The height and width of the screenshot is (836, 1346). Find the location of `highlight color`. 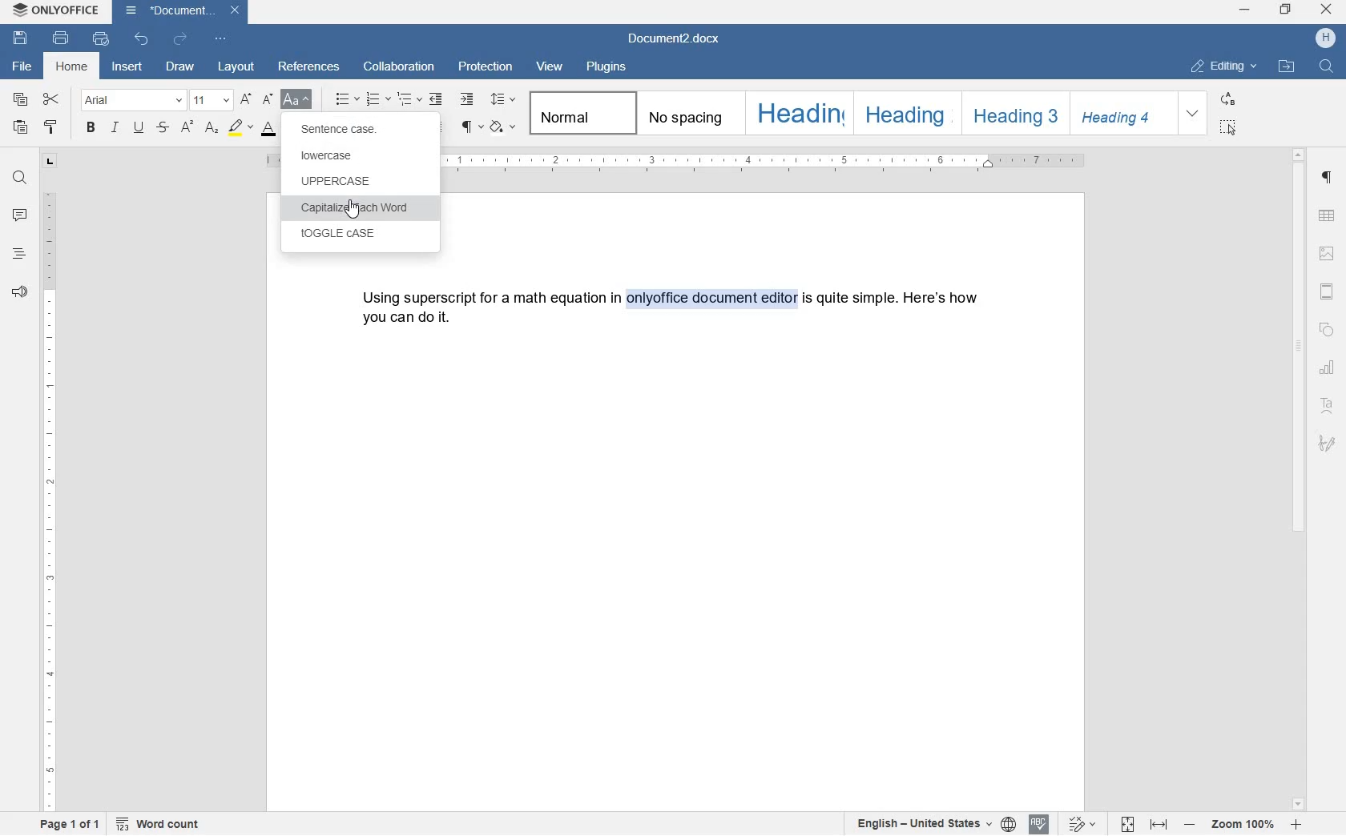

highlight color is located at coordinates (239, 127).